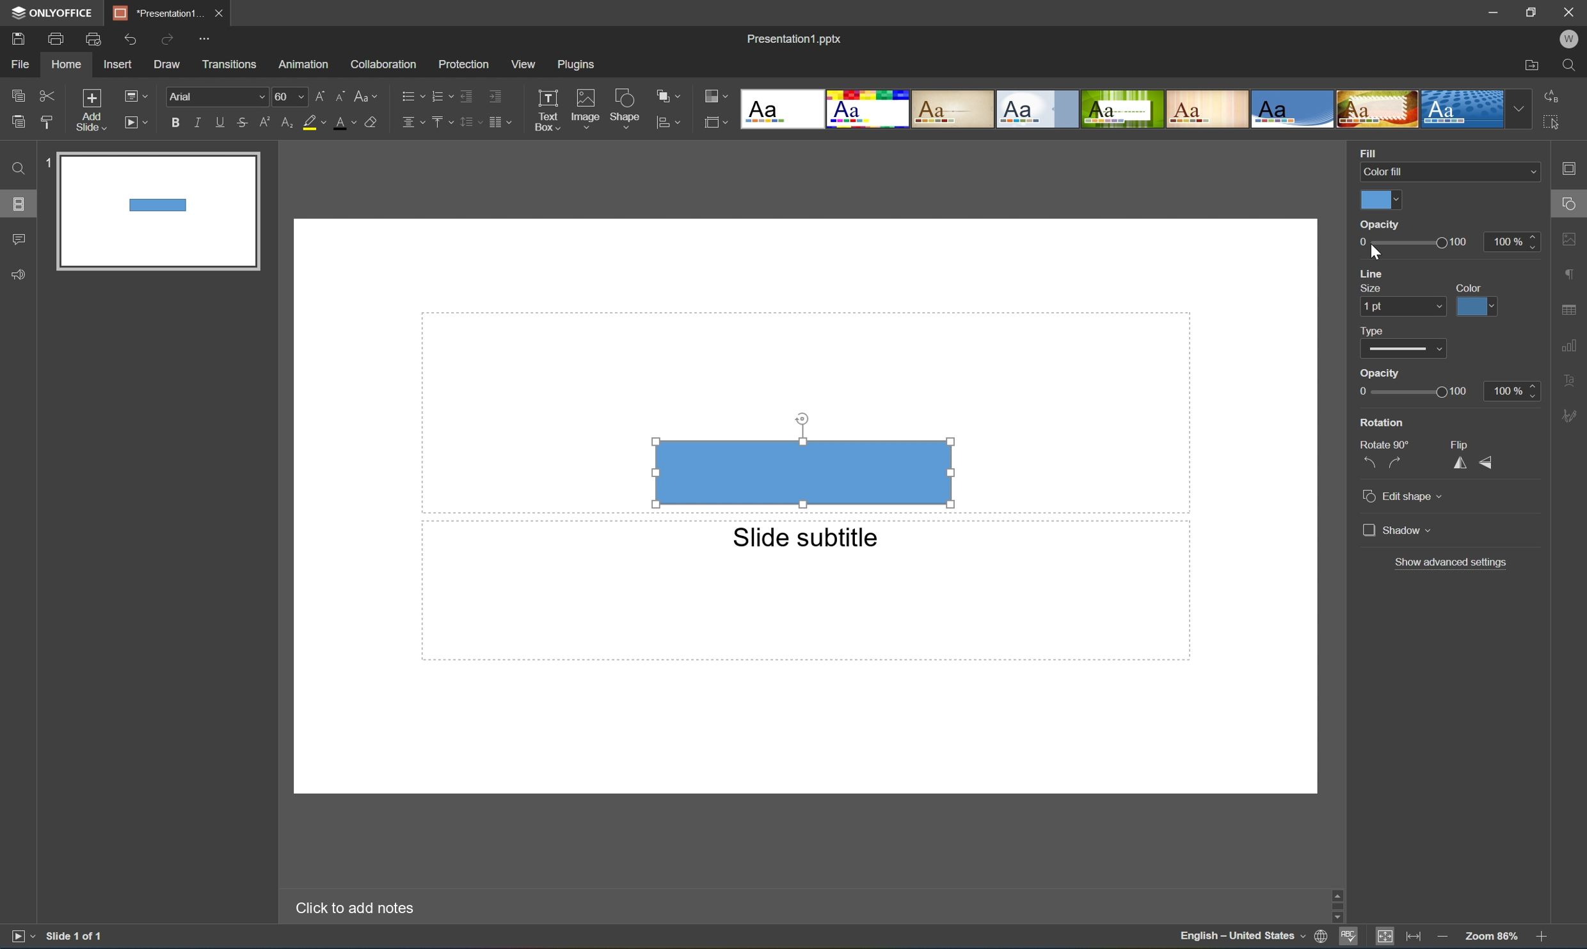 The height and width of the screenshot is (949, 1587). What do you see at coordinates (384, 64) in the screenshot?
I see `Collaboration` at bounding box center [384, 64].